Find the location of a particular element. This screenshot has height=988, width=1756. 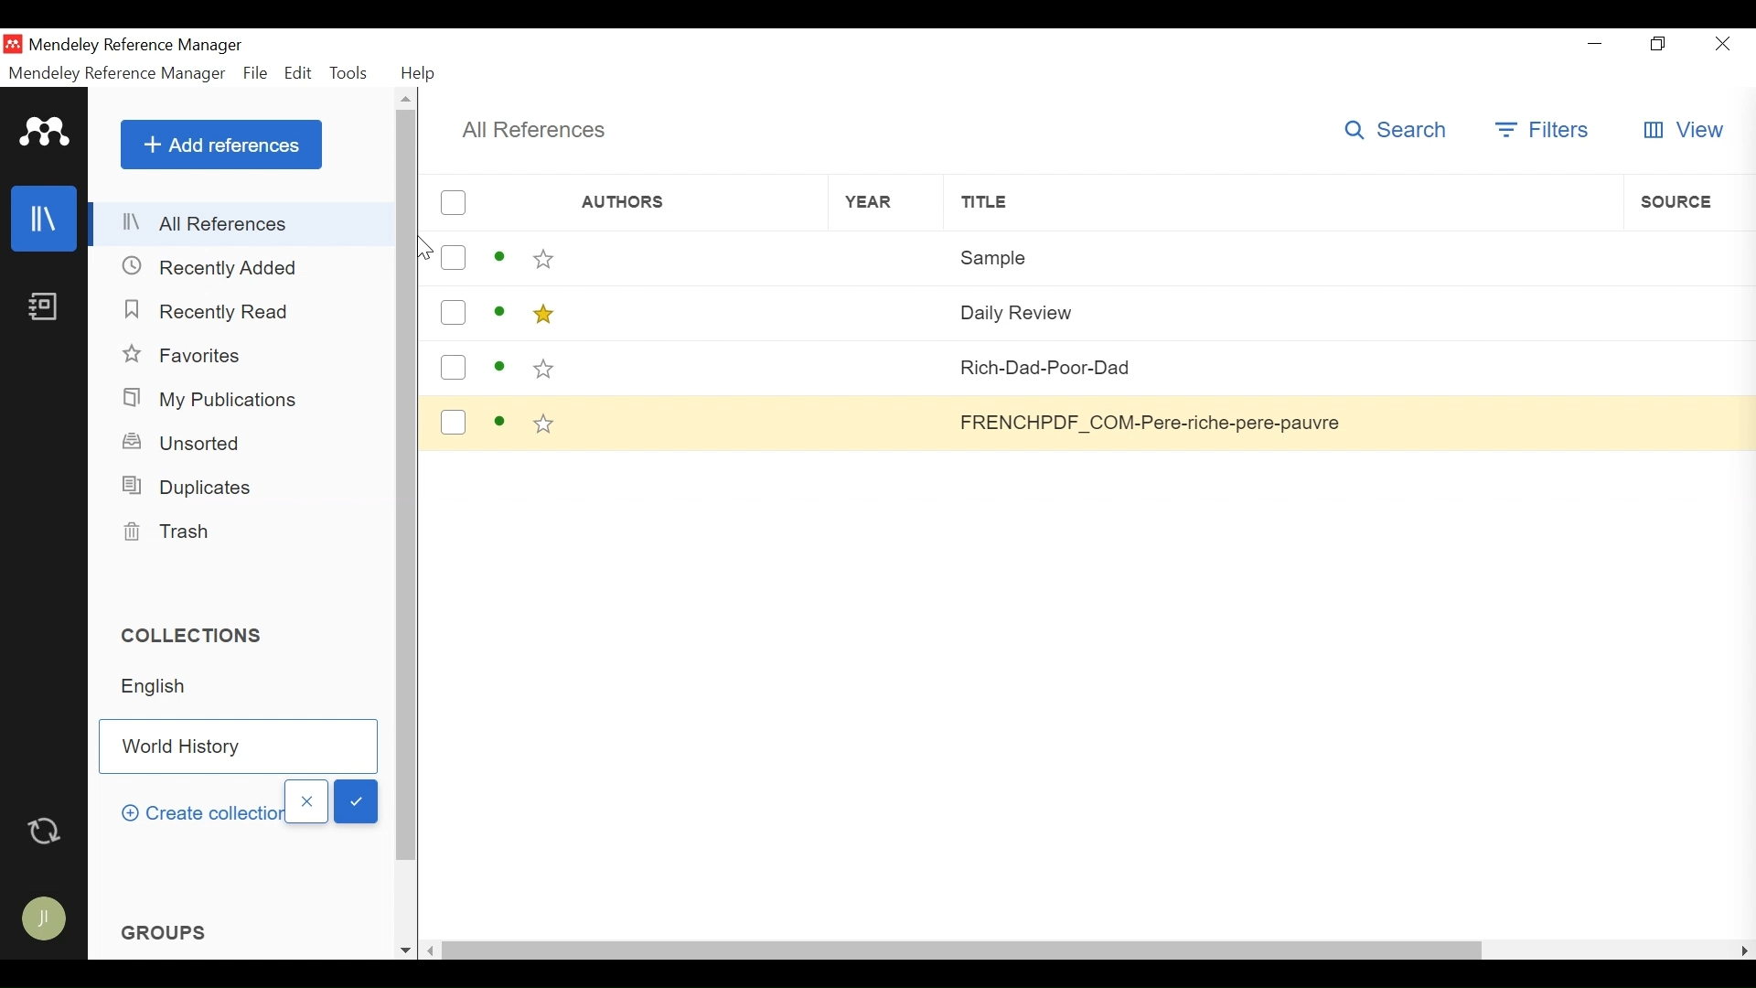

Toggle favorites is located at coordinates (544, 259).